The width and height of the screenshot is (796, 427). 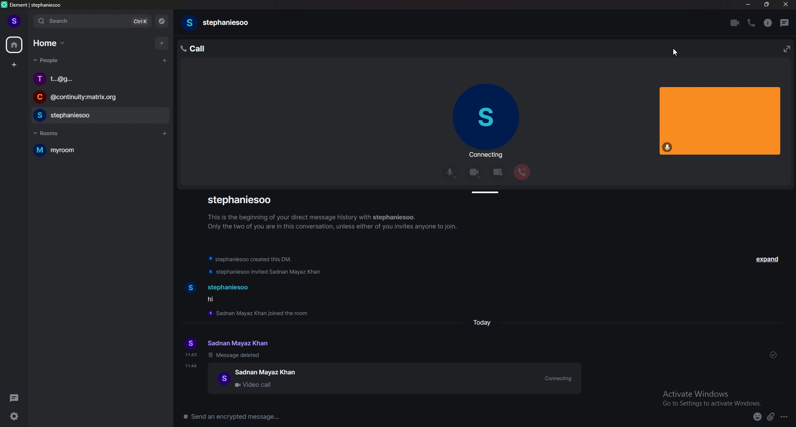 What do you see at coordinates (237, 348) in the screenshot?
I see `text` at bounding box center [237, 348].